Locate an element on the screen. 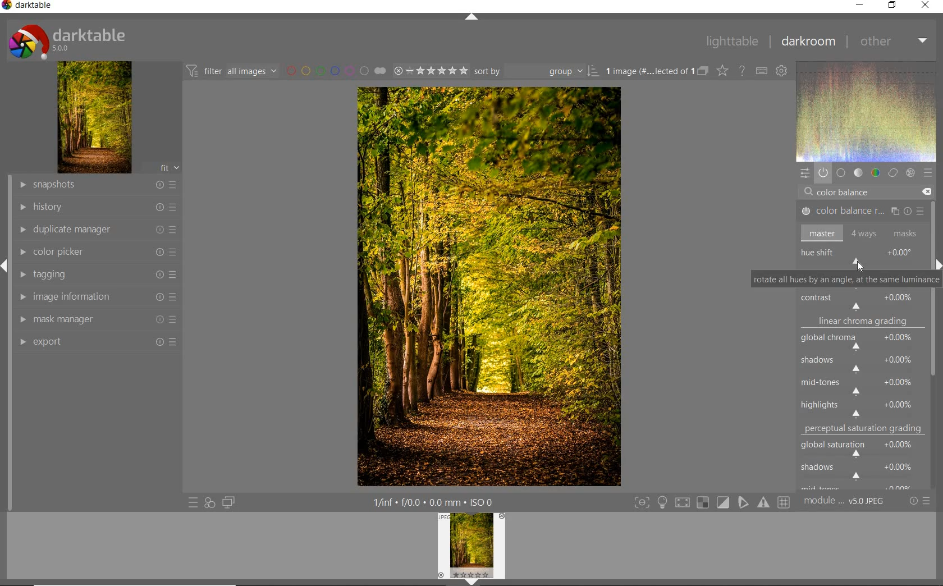 The height and width of the screenshot is (586, 943). system name is located at coordinates (27, 6).